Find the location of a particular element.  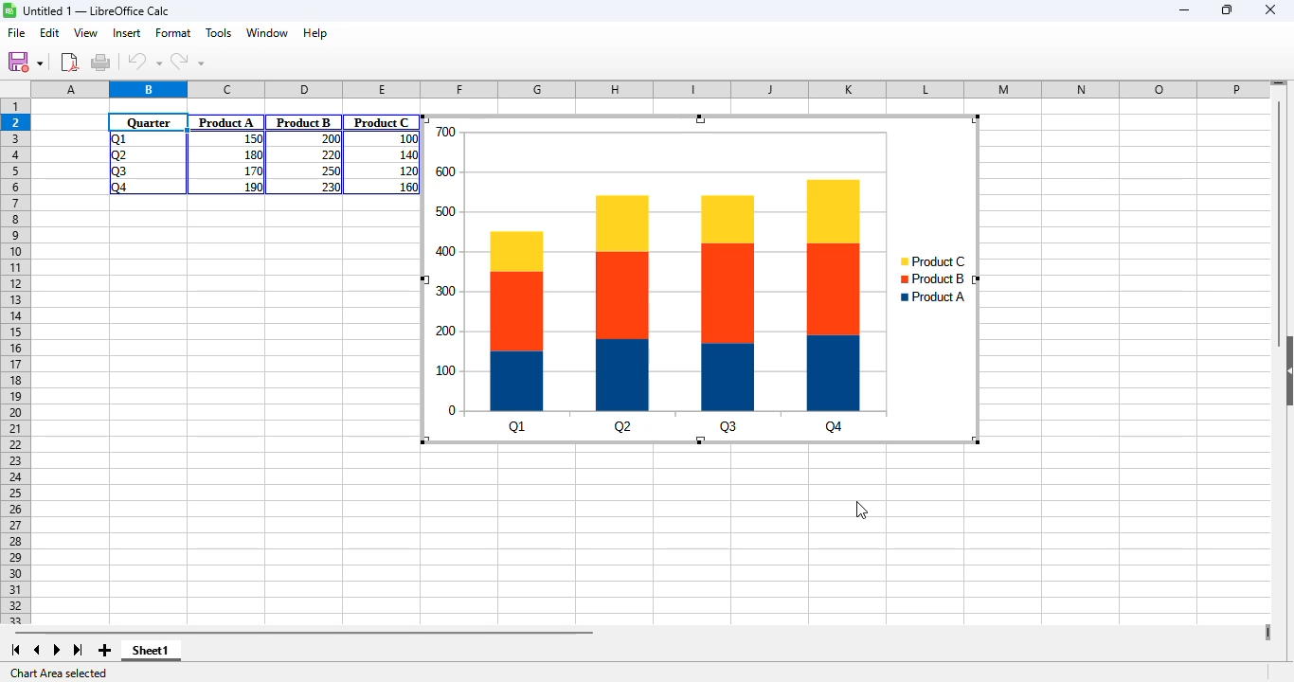

export directly as PDF is located at coordinates (69, 62).